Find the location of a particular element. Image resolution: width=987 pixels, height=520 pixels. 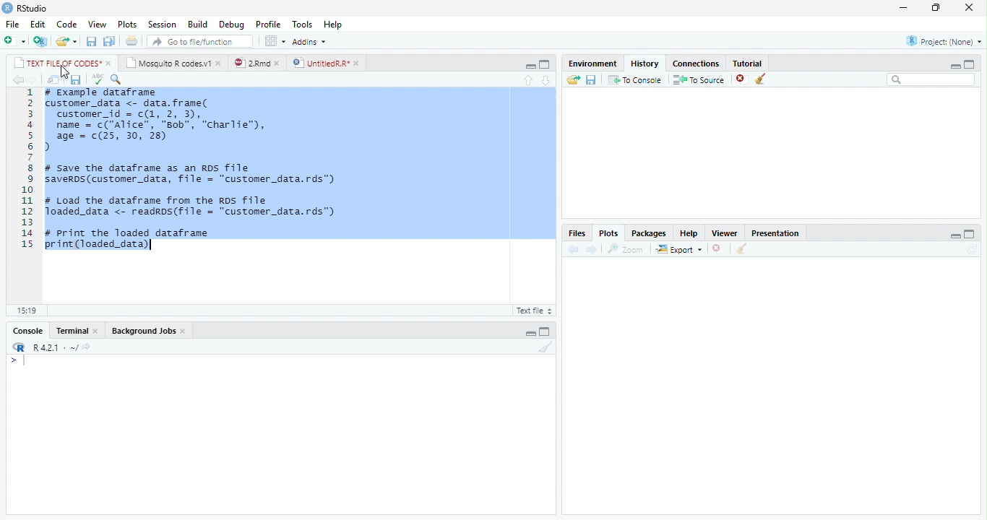

ABC is located at coordinates (98, 79).